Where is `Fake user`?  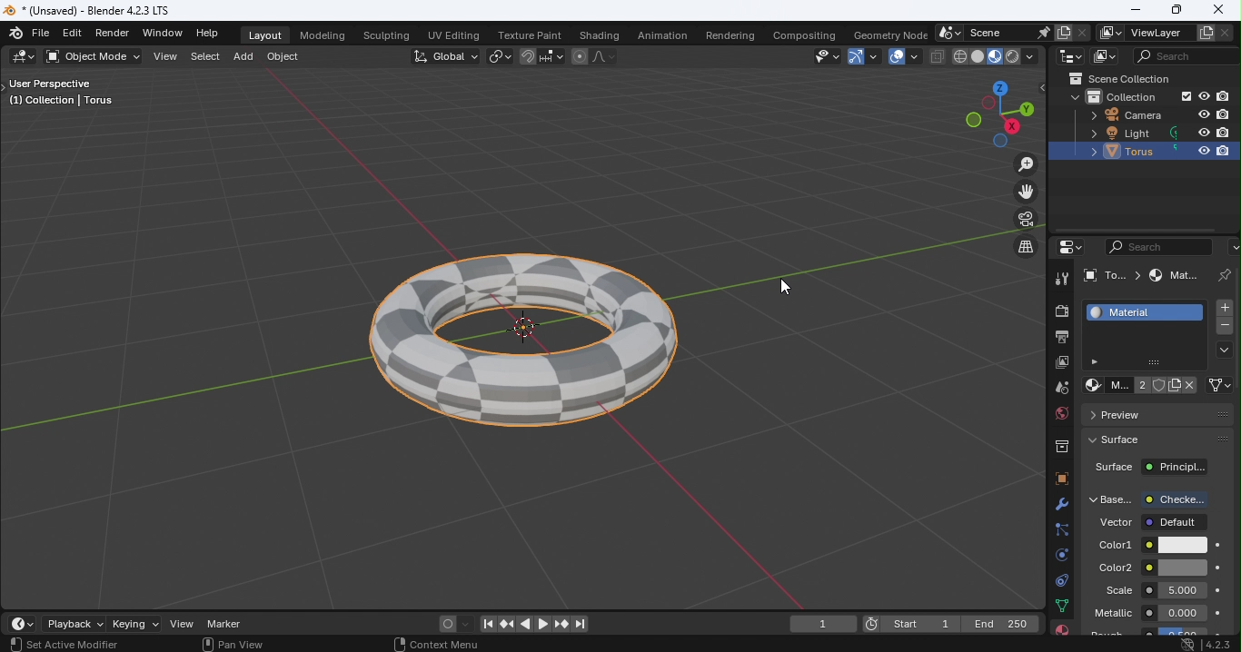 Fake user is located at coordinates (1158, 385).